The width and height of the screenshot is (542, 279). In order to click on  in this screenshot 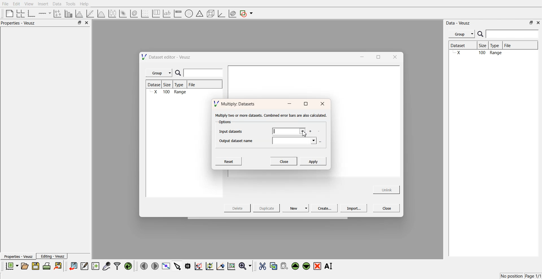, I will do `click(462, 34)`.